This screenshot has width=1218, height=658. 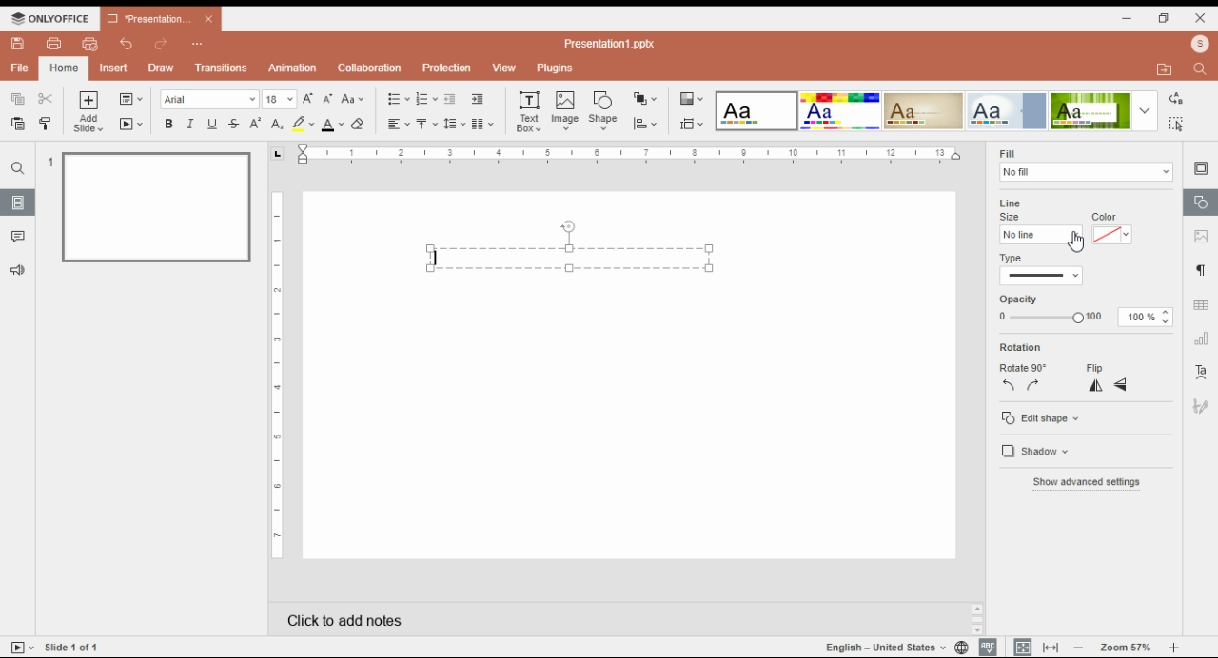 I want to click on columns, so click(x=484, y=124).